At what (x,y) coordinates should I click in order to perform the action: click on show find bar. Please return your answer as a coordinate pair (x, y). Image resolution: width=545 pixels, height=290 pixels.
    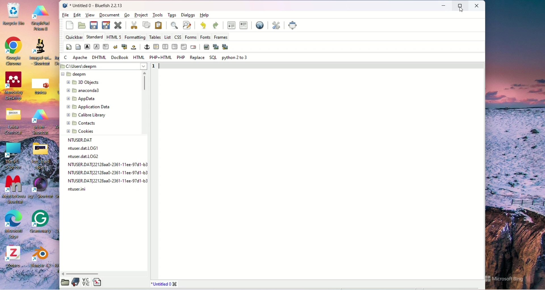
    Looking at the image, I should click on (176, 25).